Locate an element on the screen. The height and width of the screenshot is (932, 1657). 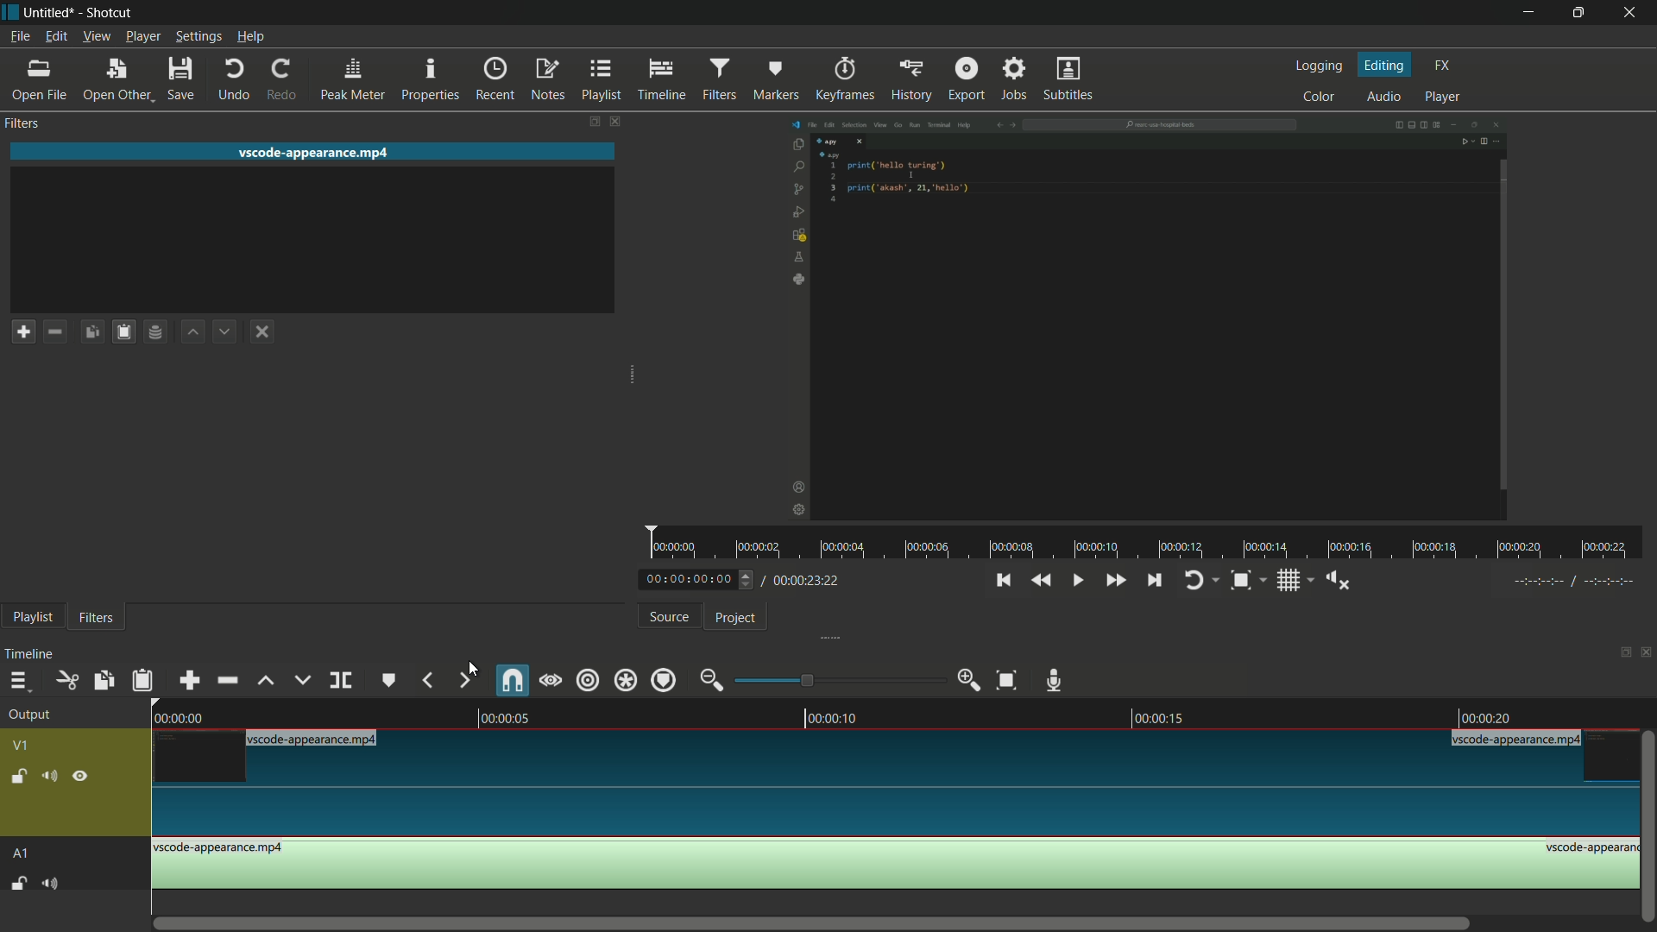
toggle zoom is located at coordinates (1241, 580).